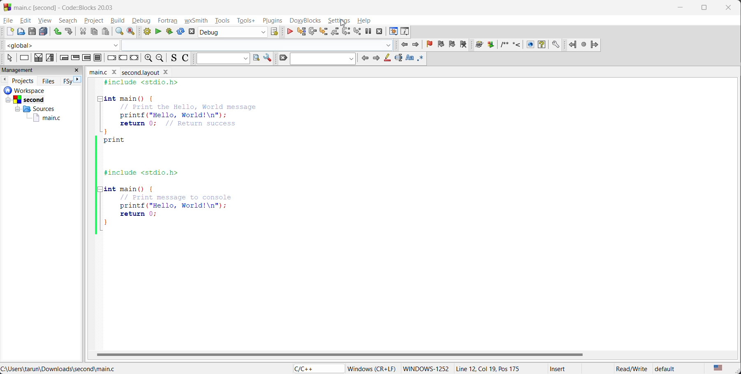  I want to click on match case, so click(408, 58).